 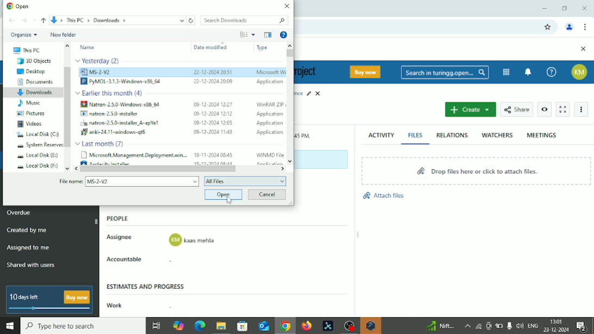 What do you see at coordinates (51, 310) in the screenshot?
I see `slide bar indicating how many days left for free version` at bounding box center [51, 310].